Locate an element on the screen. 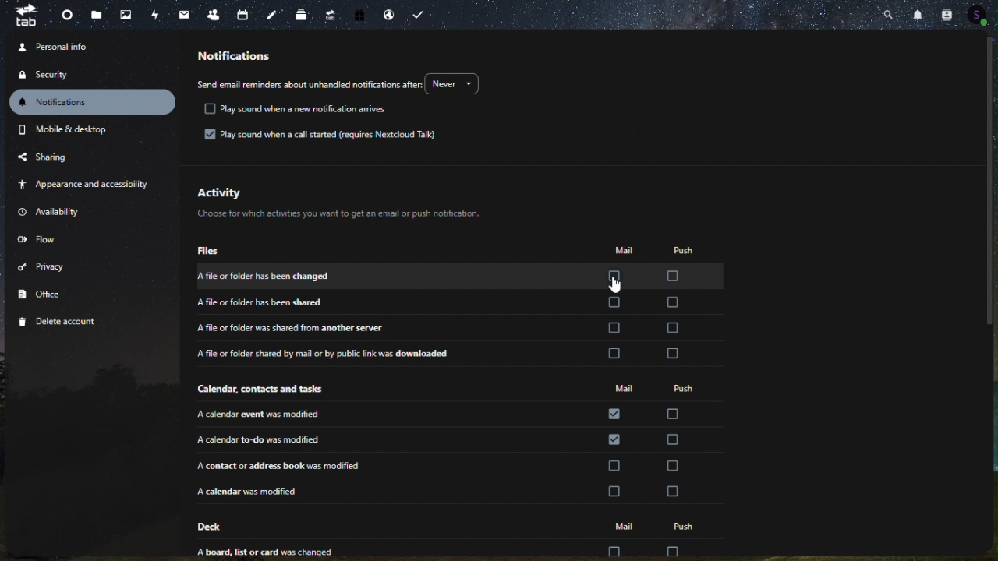  tab is located at coordinates (25, 16).